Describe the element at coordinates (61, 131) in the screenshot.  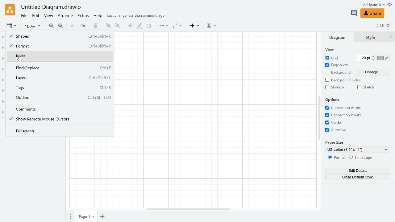
I see `Fullscreen` at that location.